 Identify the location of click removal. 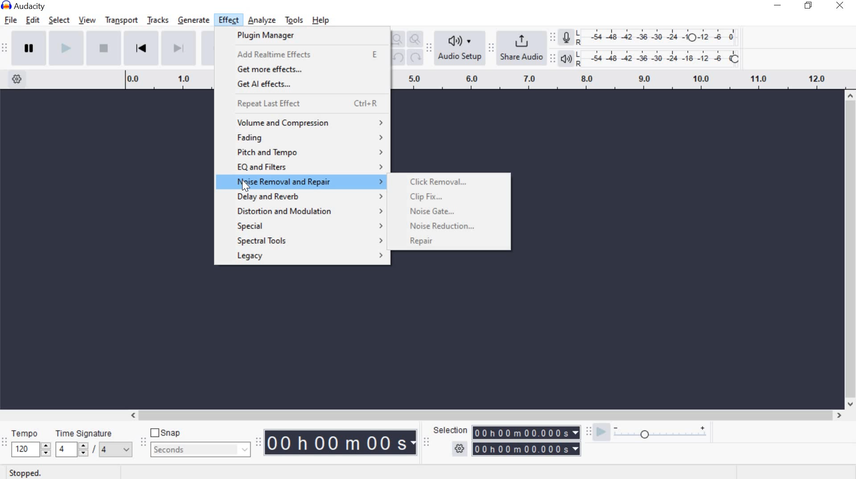
(446, 181).